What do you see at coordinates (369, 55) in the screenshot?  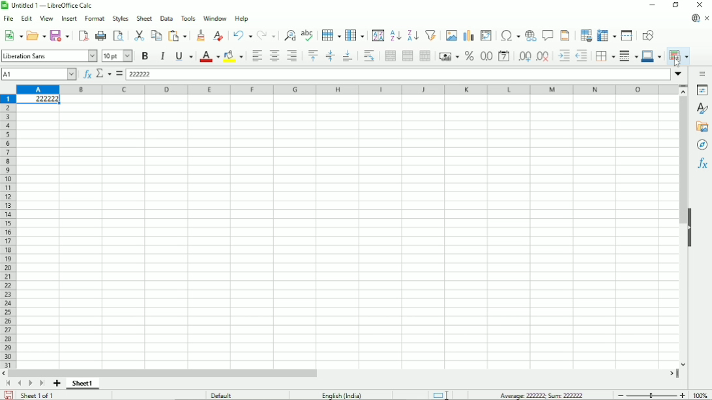 I see `Wrap text` at bounding box center [369, 55].